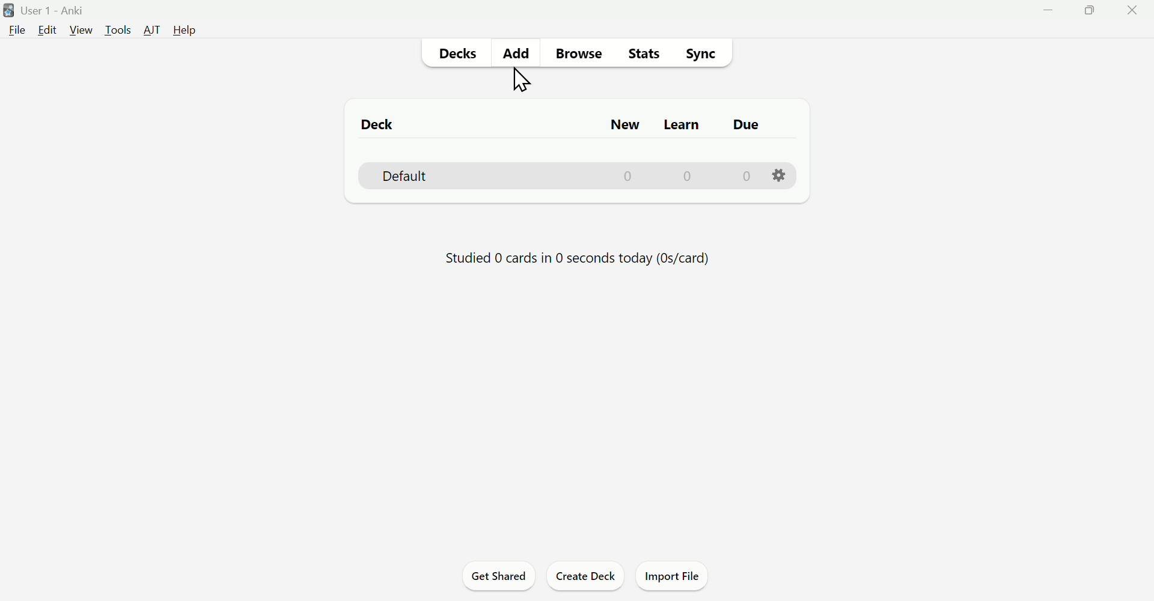  Describe the element at coordinates (578, 260) in the screenshot. I see `Progress` at that location.